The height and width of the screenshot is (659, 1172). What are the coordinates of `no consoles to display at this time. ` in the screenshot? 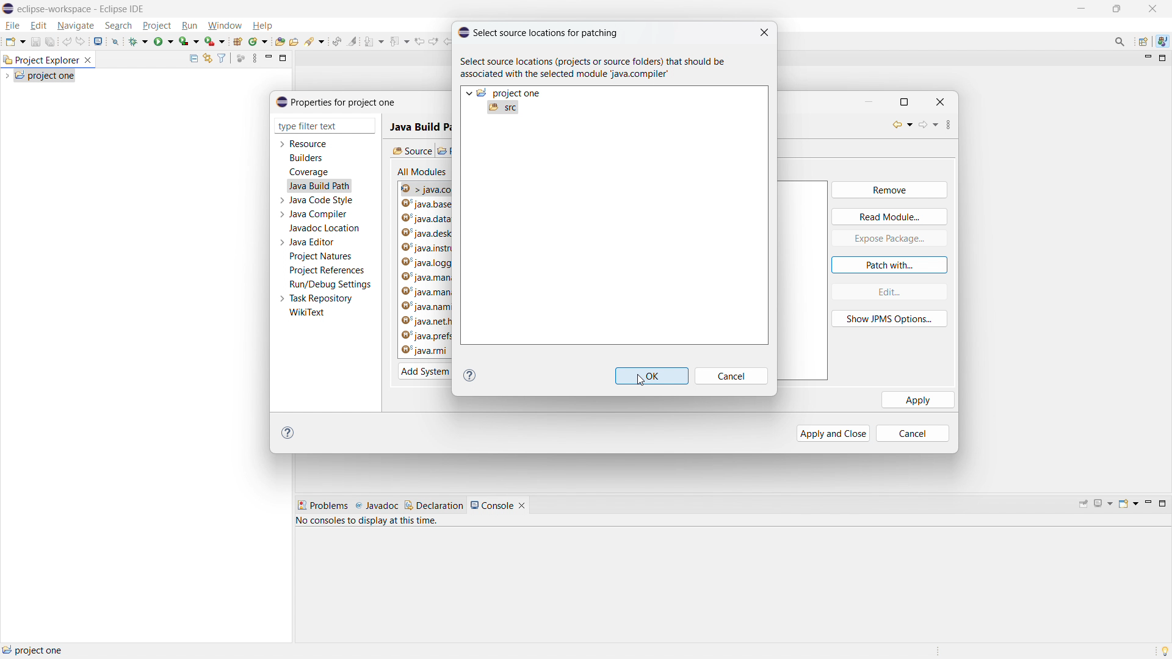 It's located at (369, 523).